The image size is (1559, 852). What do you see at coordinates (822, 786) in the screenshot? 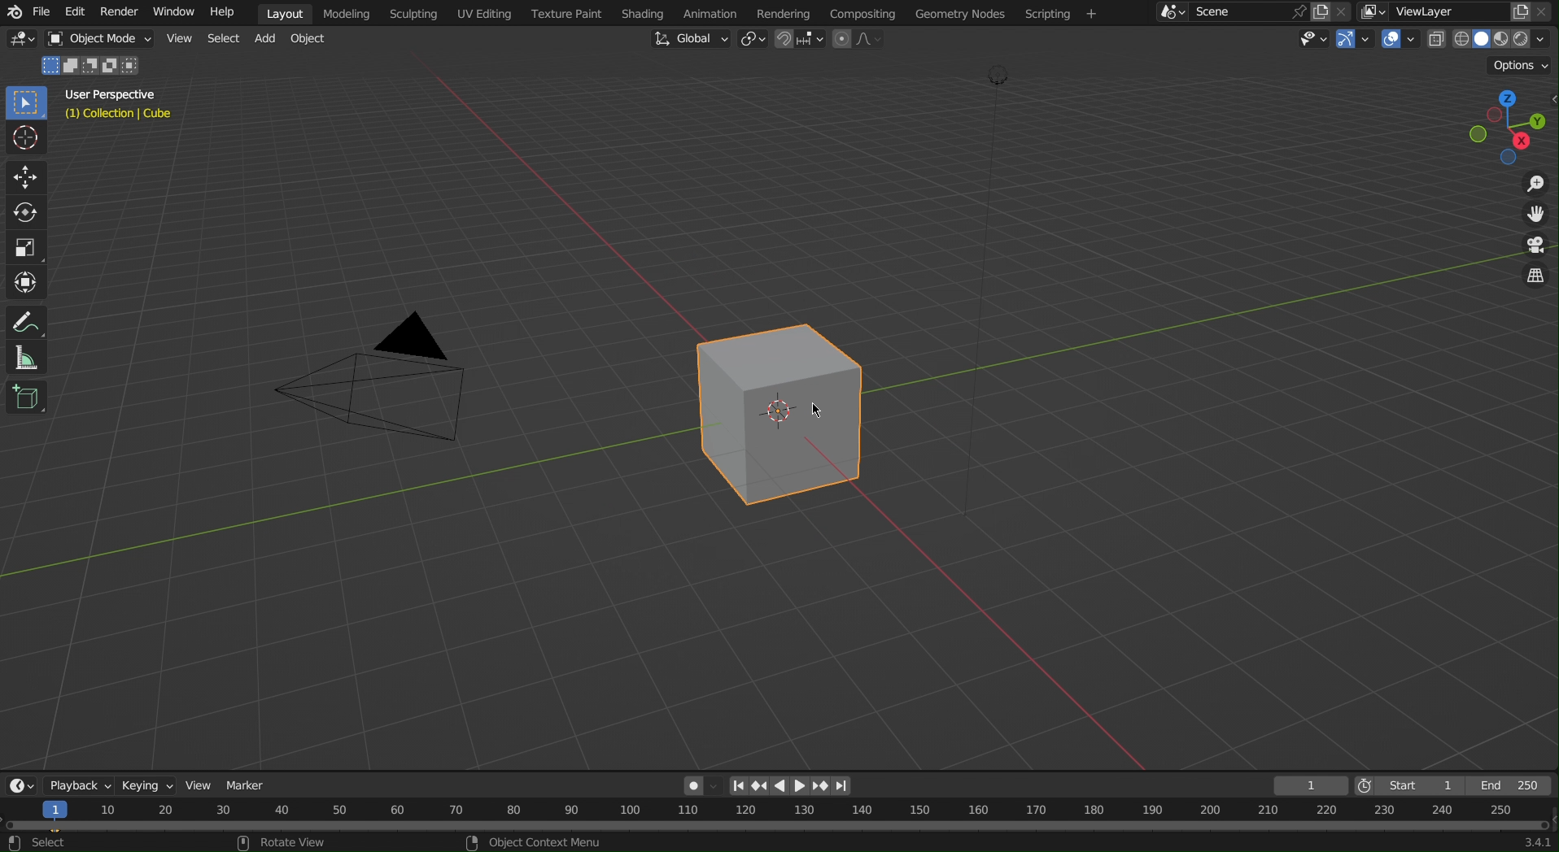
I see `next` at bounding box center [822, 786].